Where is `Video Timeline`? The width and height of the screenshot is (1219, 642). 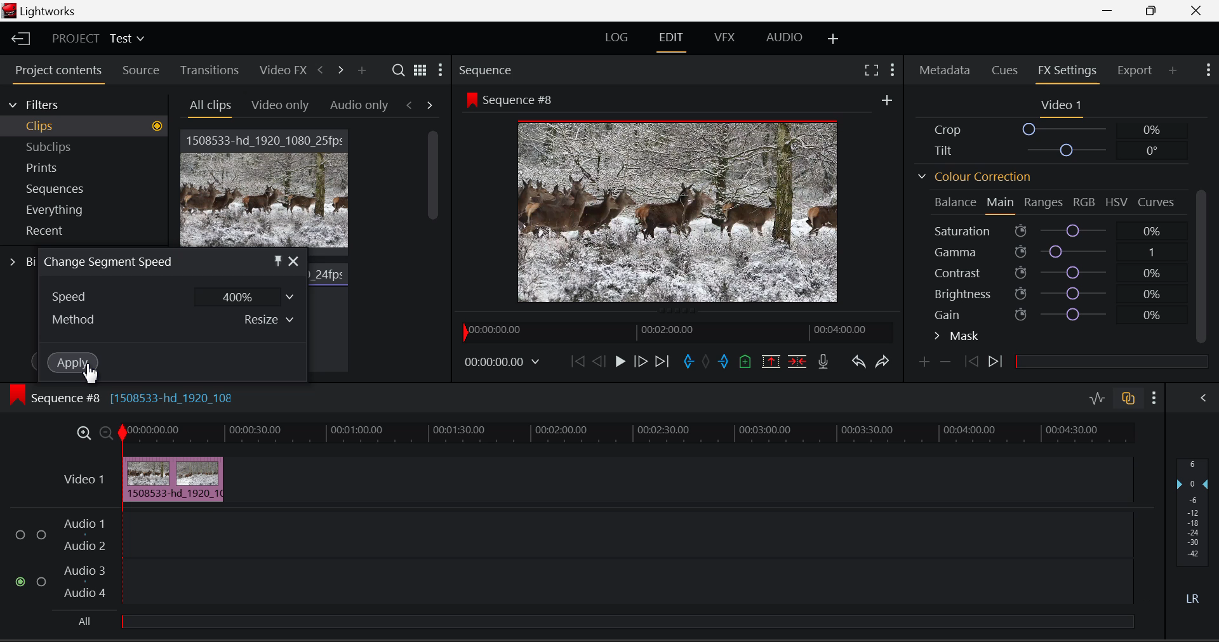 Video Timeline is located at coordinates (626, 434).